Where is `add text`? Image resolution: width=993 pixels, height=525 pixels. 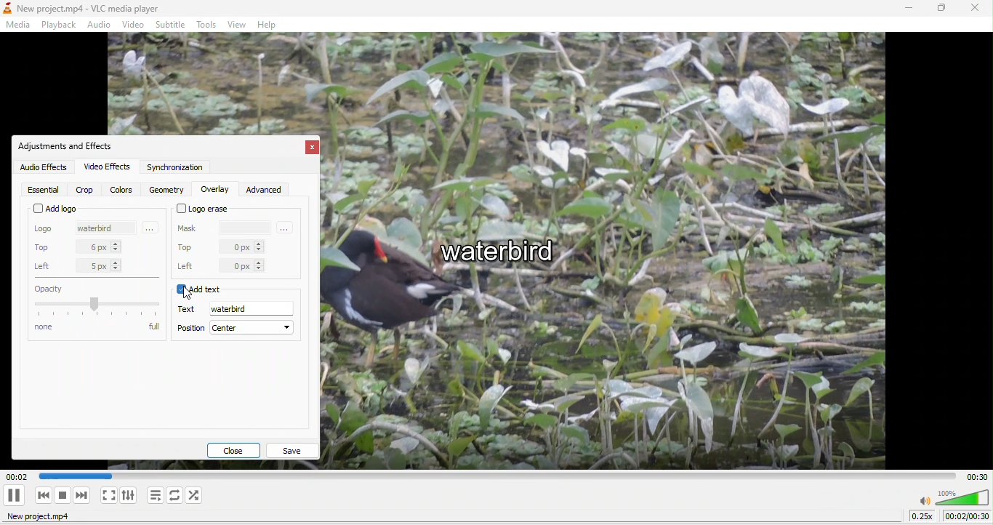 add text is located at coordinates (203, 289).